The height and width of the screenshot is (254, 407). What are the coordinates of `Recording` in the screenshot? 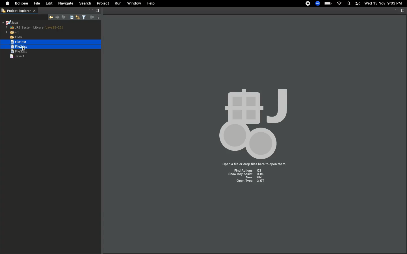 It's located at (306, 4).